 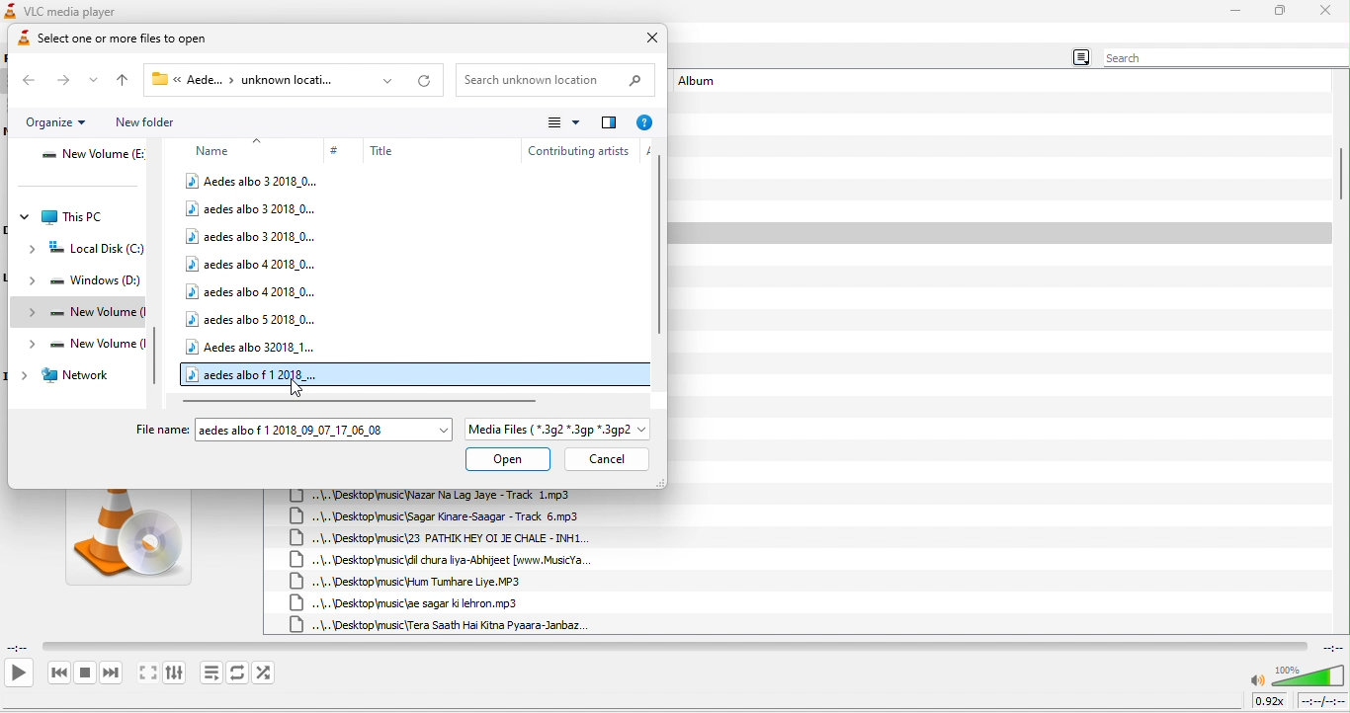 I want to click on view, so click(x=560, y=122).